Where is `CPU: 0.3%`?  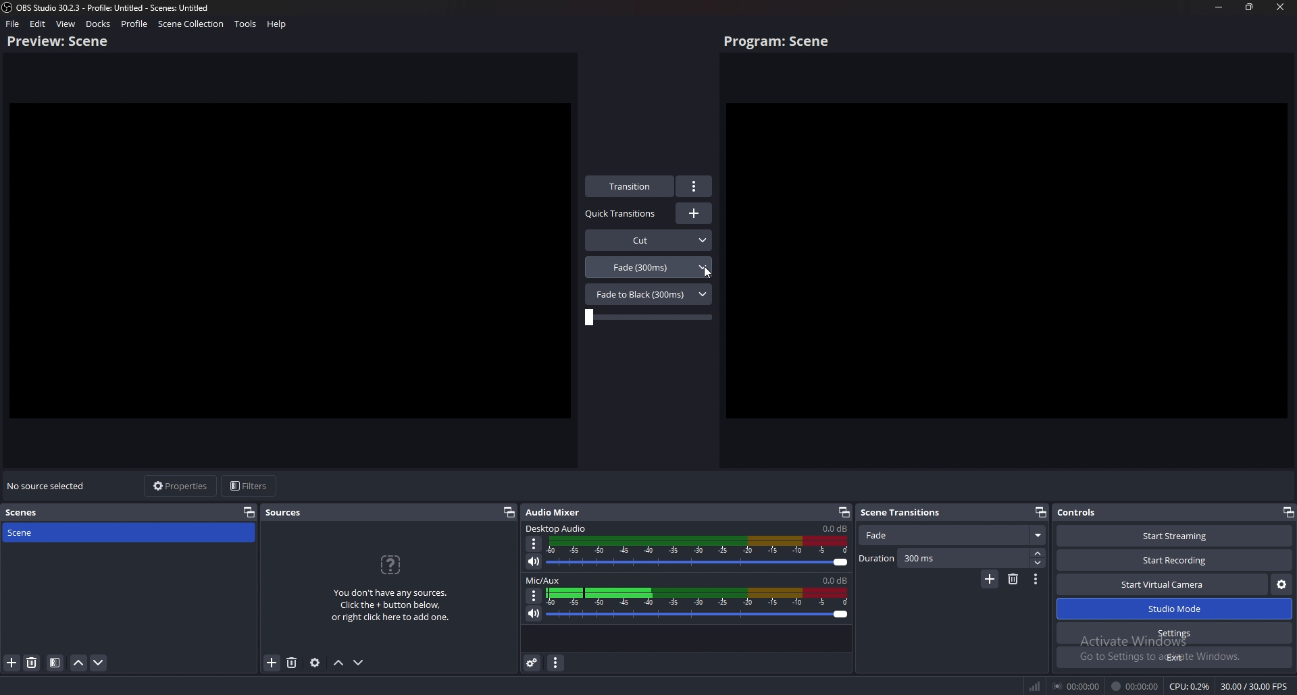
CPU: 0.3% is located at coordinates (1190, 686).